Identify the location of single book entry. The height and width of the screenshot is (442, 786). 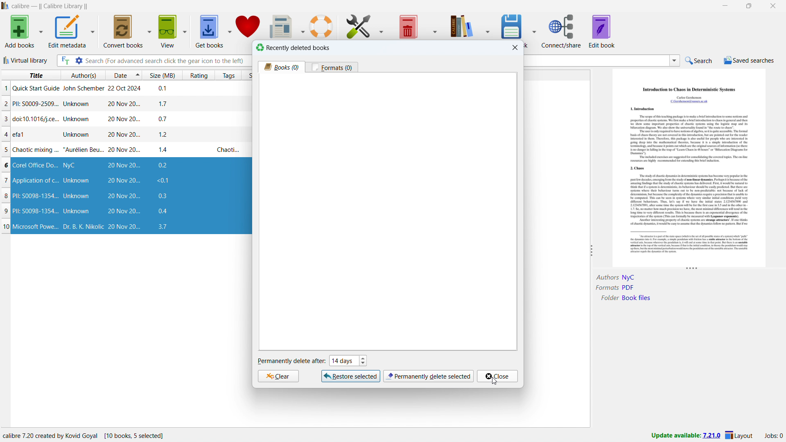
(121, 150).